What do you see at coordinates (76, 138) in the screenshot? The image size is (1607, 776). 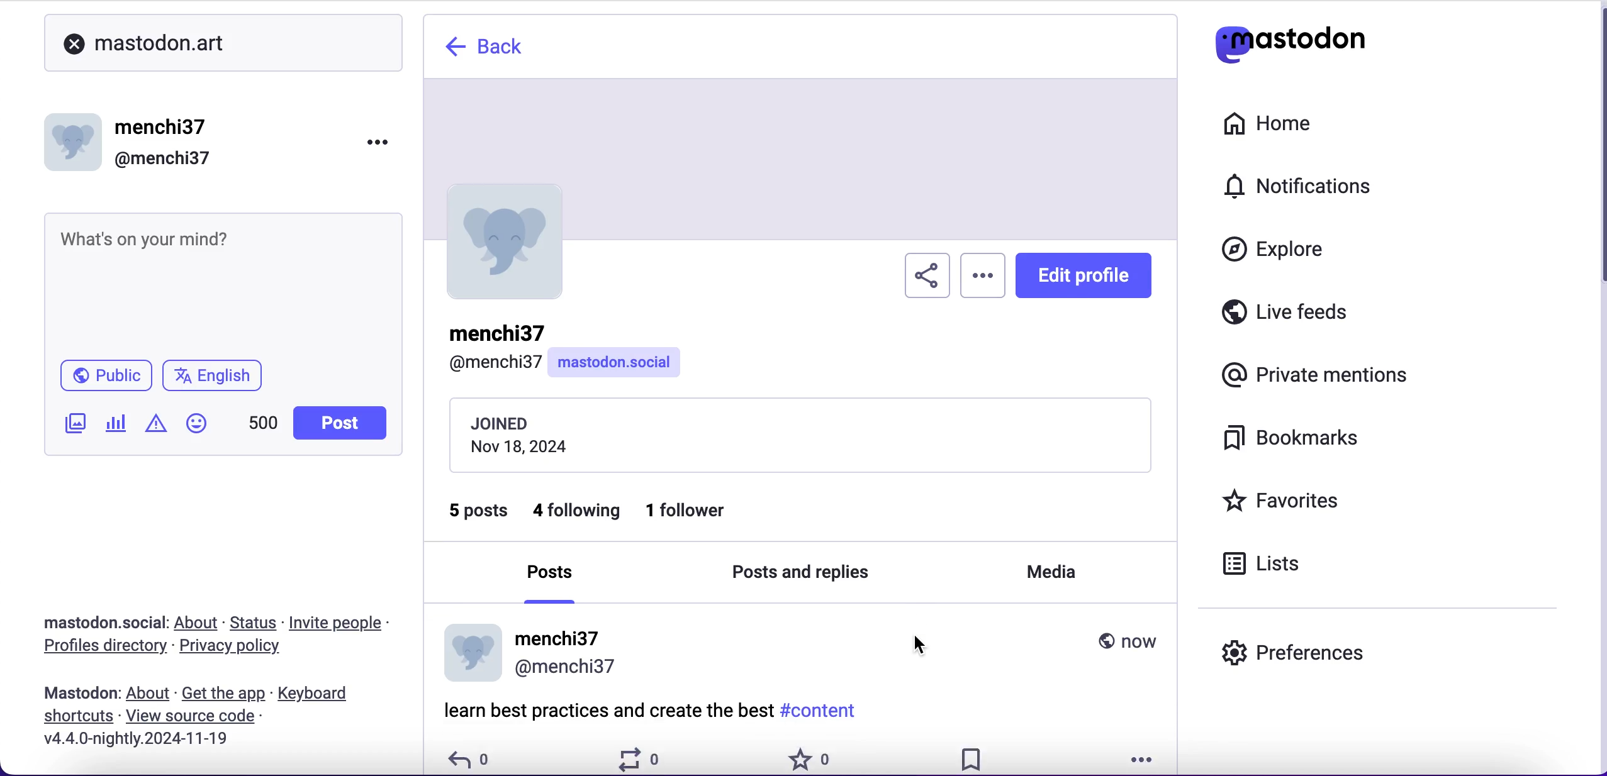 I see `display picture` at bounding box center [76, 138].